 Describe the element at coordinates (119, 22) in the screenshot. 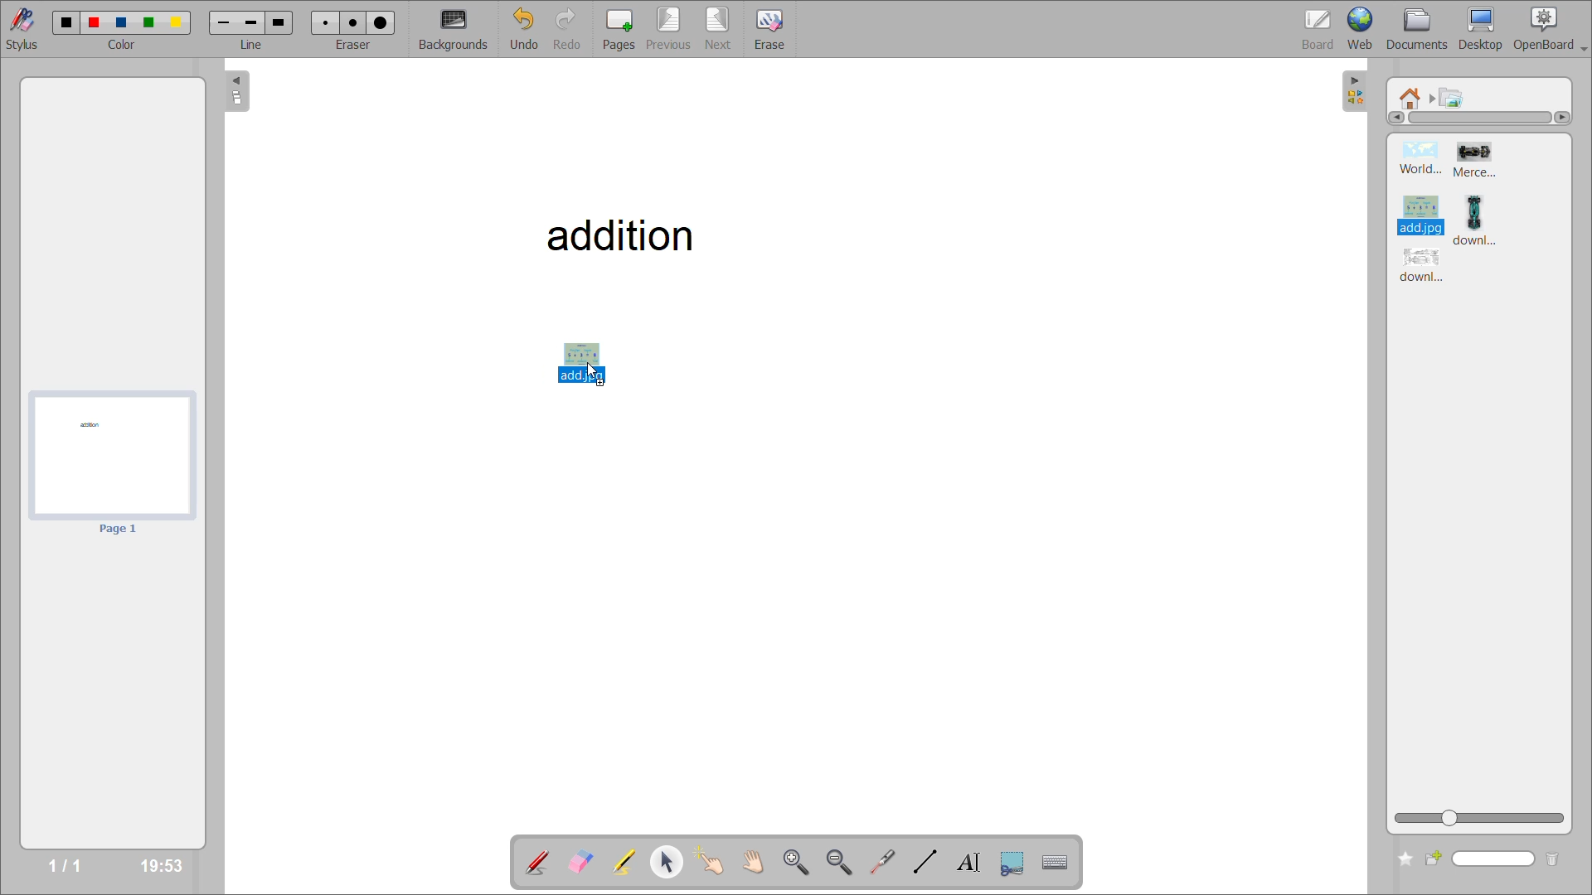

I see `color 3` at that location.